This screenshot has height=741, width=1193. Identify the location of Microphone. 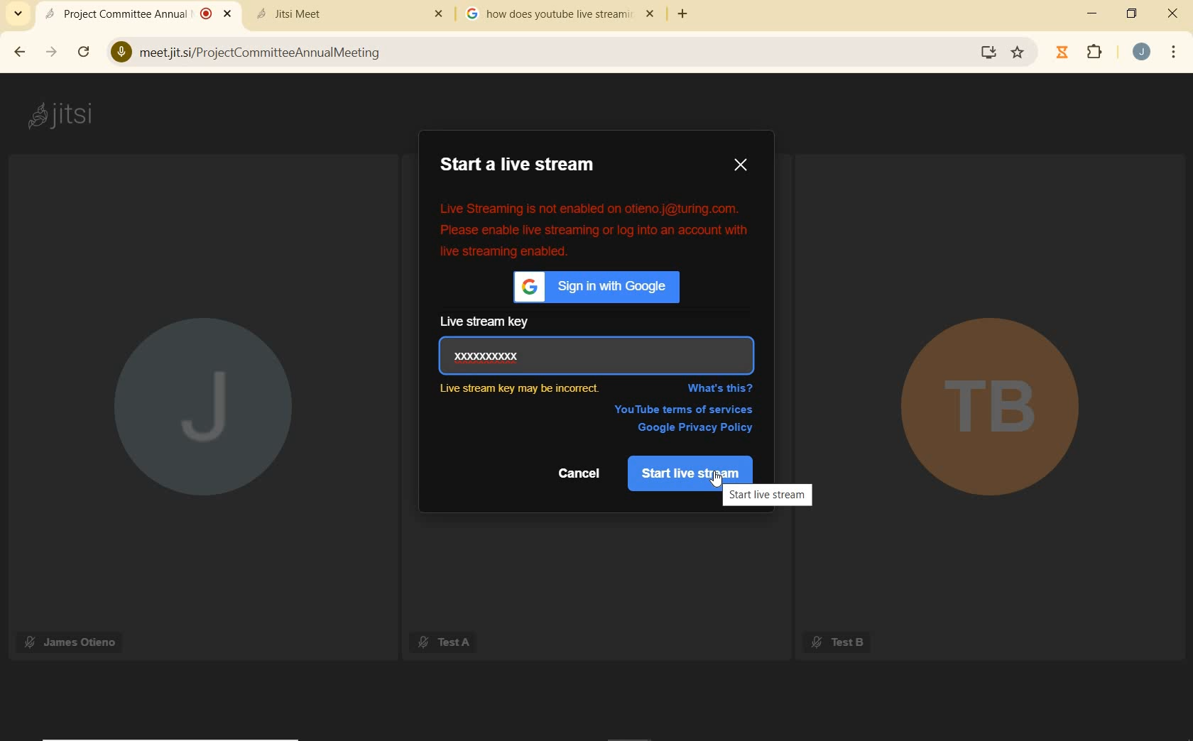
(120, 53).